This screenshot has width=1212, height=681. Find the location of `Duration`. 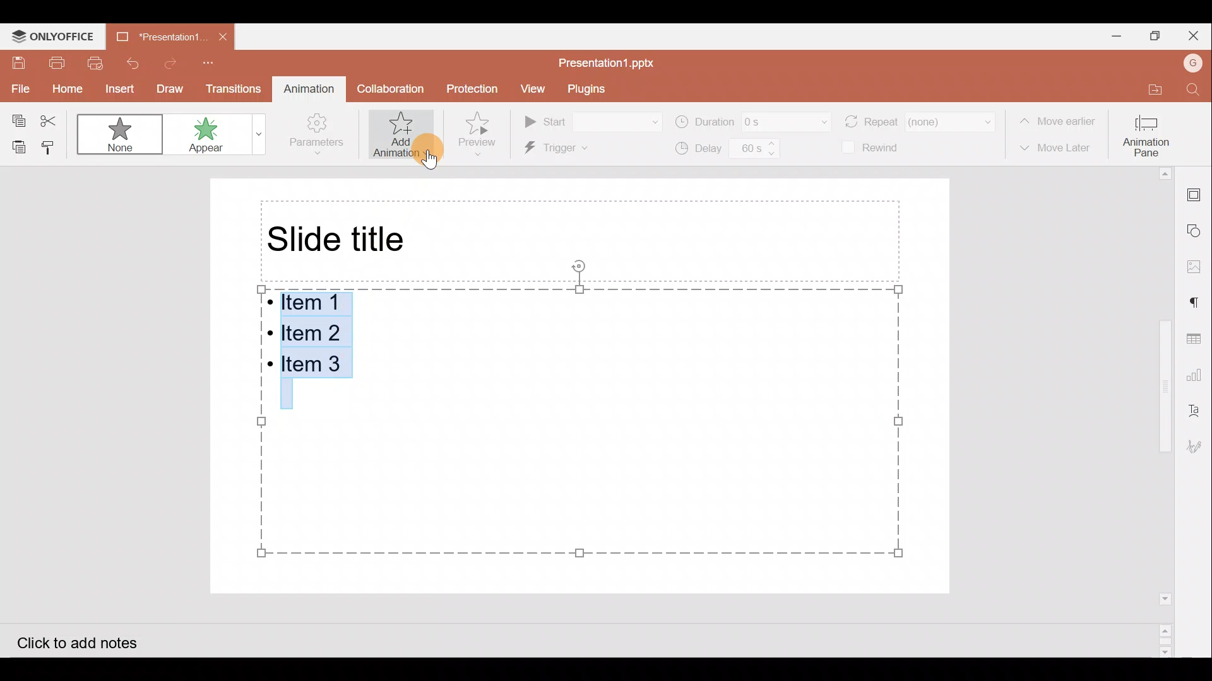

Duration is located at coordinates (752, 120).